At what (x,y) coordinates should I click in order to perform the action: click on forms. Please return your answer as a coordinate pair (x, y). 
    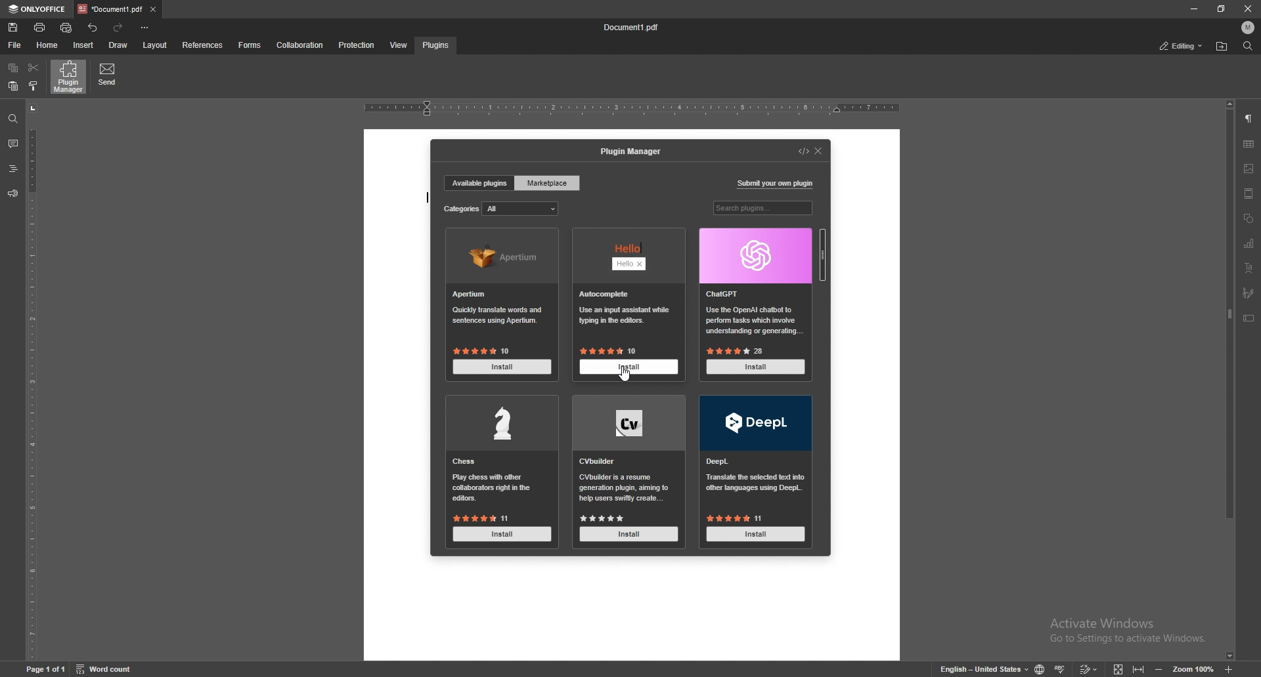
    Looking at the image, I should click on (250, 45).